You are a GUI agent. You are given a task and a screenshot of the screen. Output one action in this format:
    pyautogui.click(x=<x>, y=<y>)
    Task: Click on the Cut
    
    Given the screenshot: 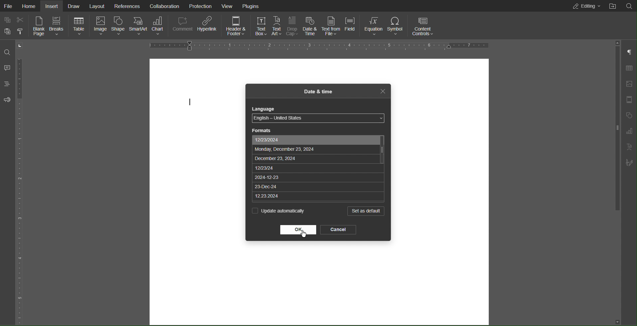 What is the action you would take?
    pyautogui.click(x=20, y=21)
    